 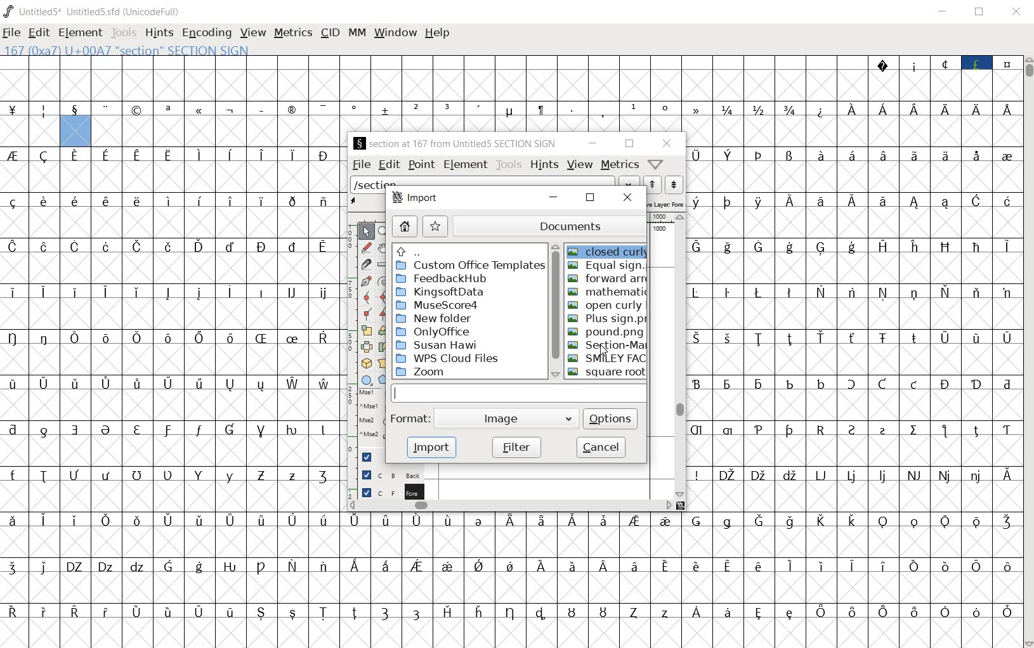 I want to click on cancel, so click(x=601, y=446).